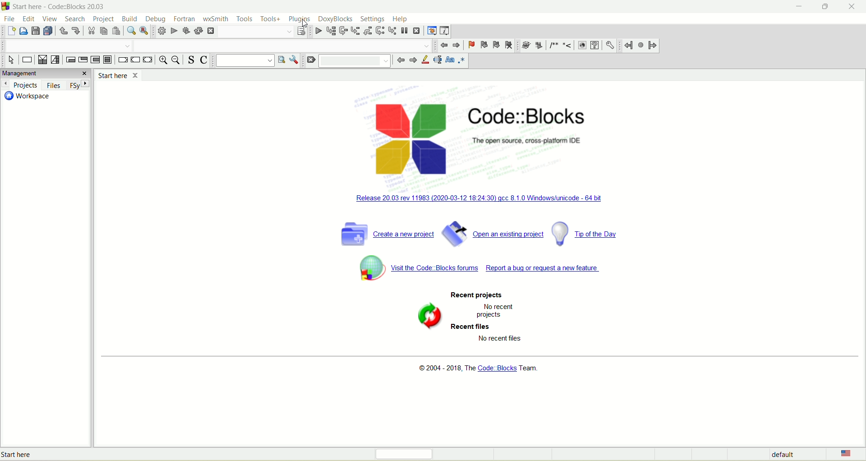 This screenshot has width=866, height=461. I want to click on settings, so click(609, 44).